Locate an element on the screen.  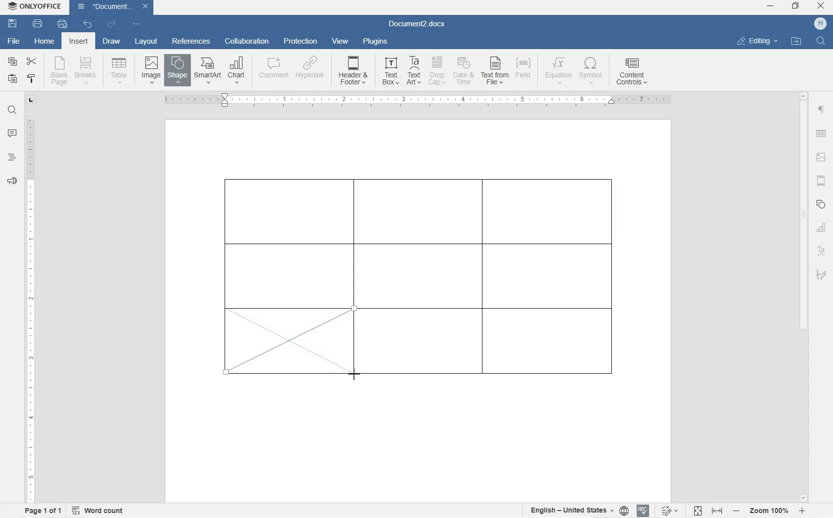
ONLYOFFICE is located at coordinates (36, 6).